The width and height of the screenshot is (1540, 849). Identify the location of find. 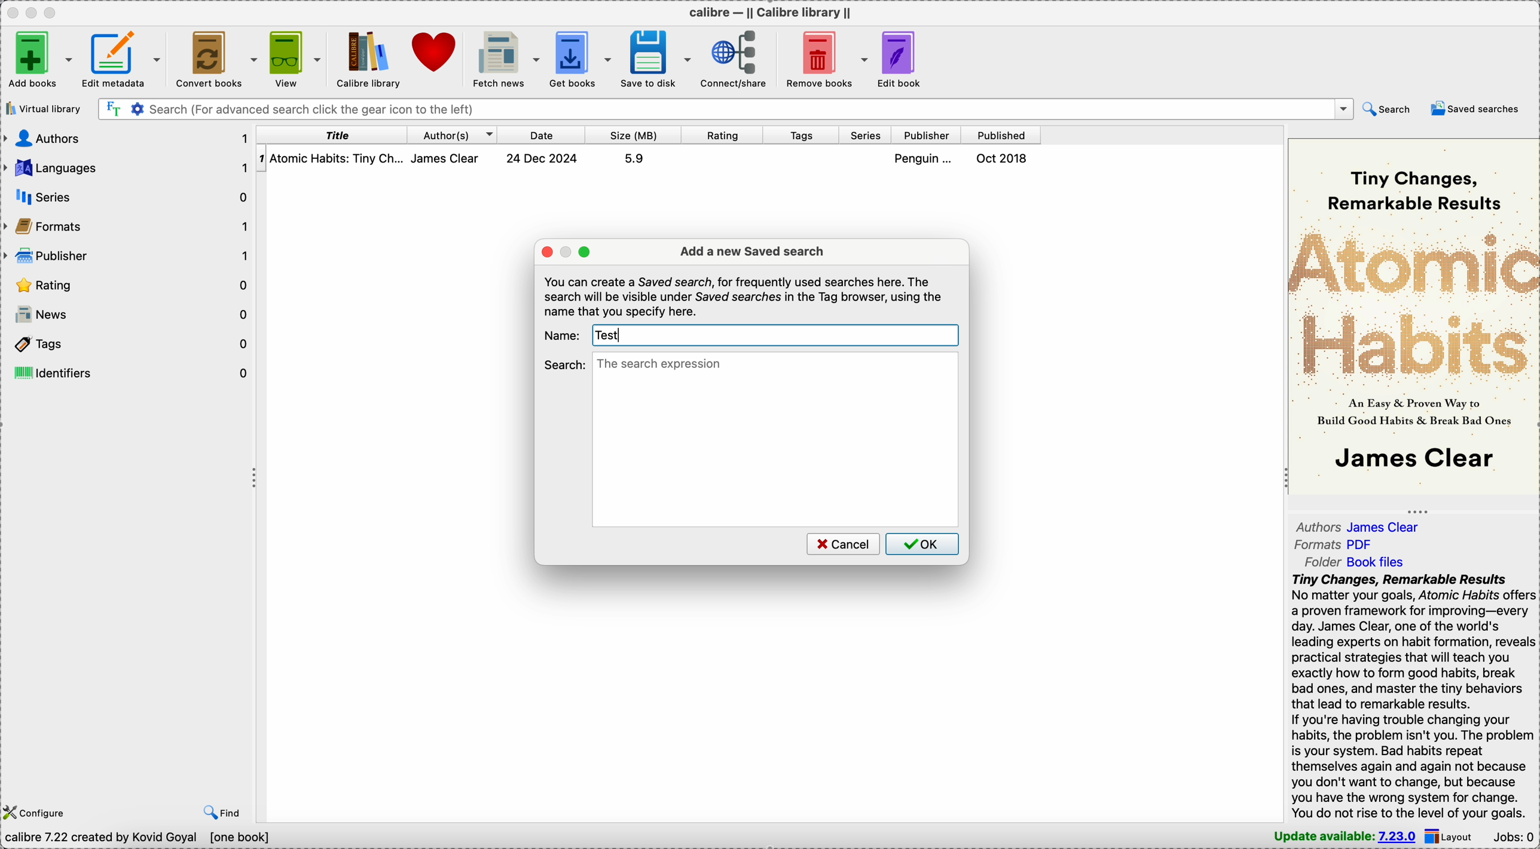
(224, 811).